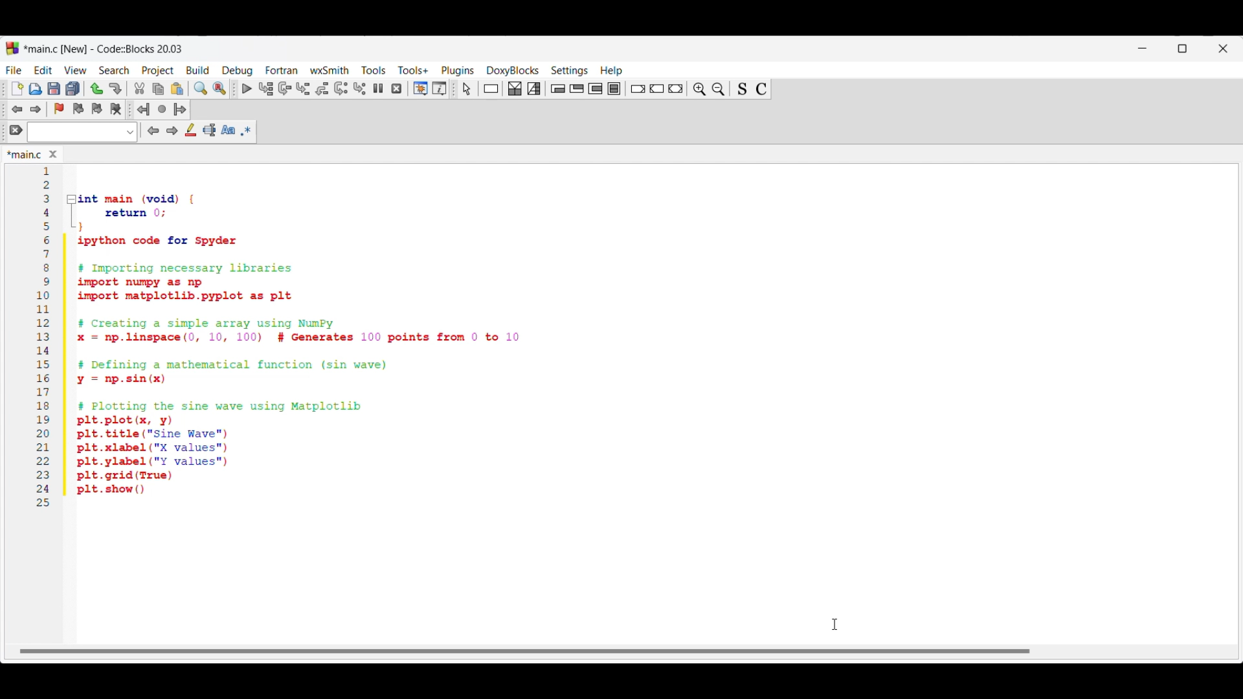  What do you see at coordinates (330, 70) in the screenshot?
I see `wxSmith menu` at bounding box center [330, 70].